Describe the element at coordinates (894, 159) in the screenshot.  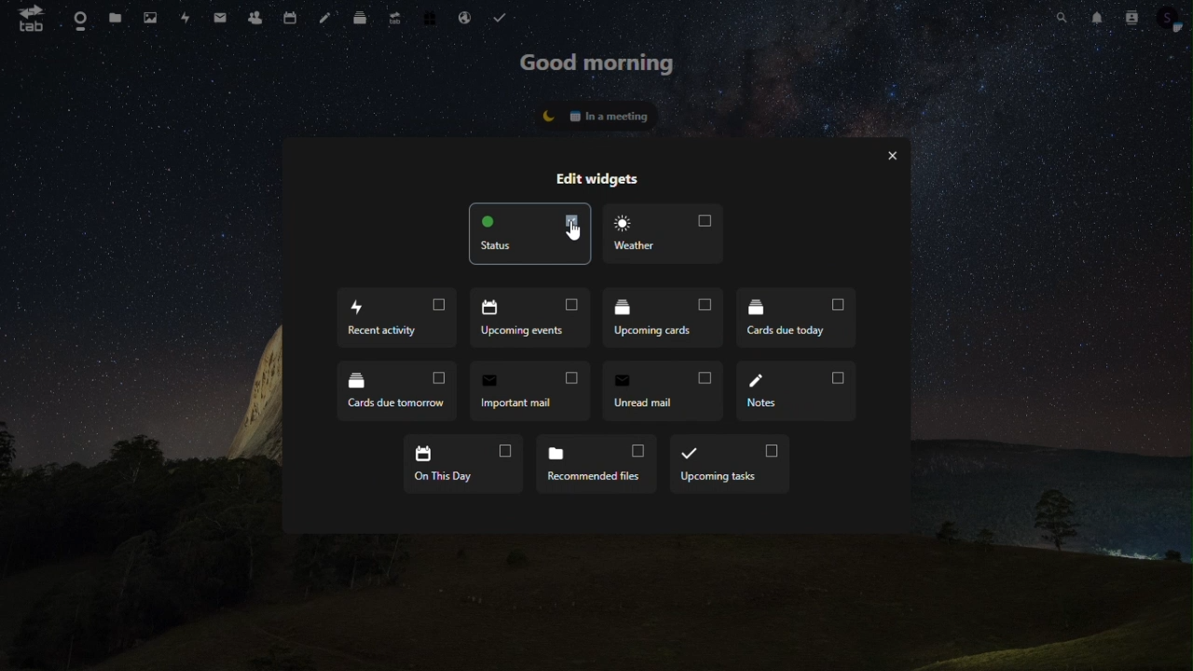
I see `exit` at that location.